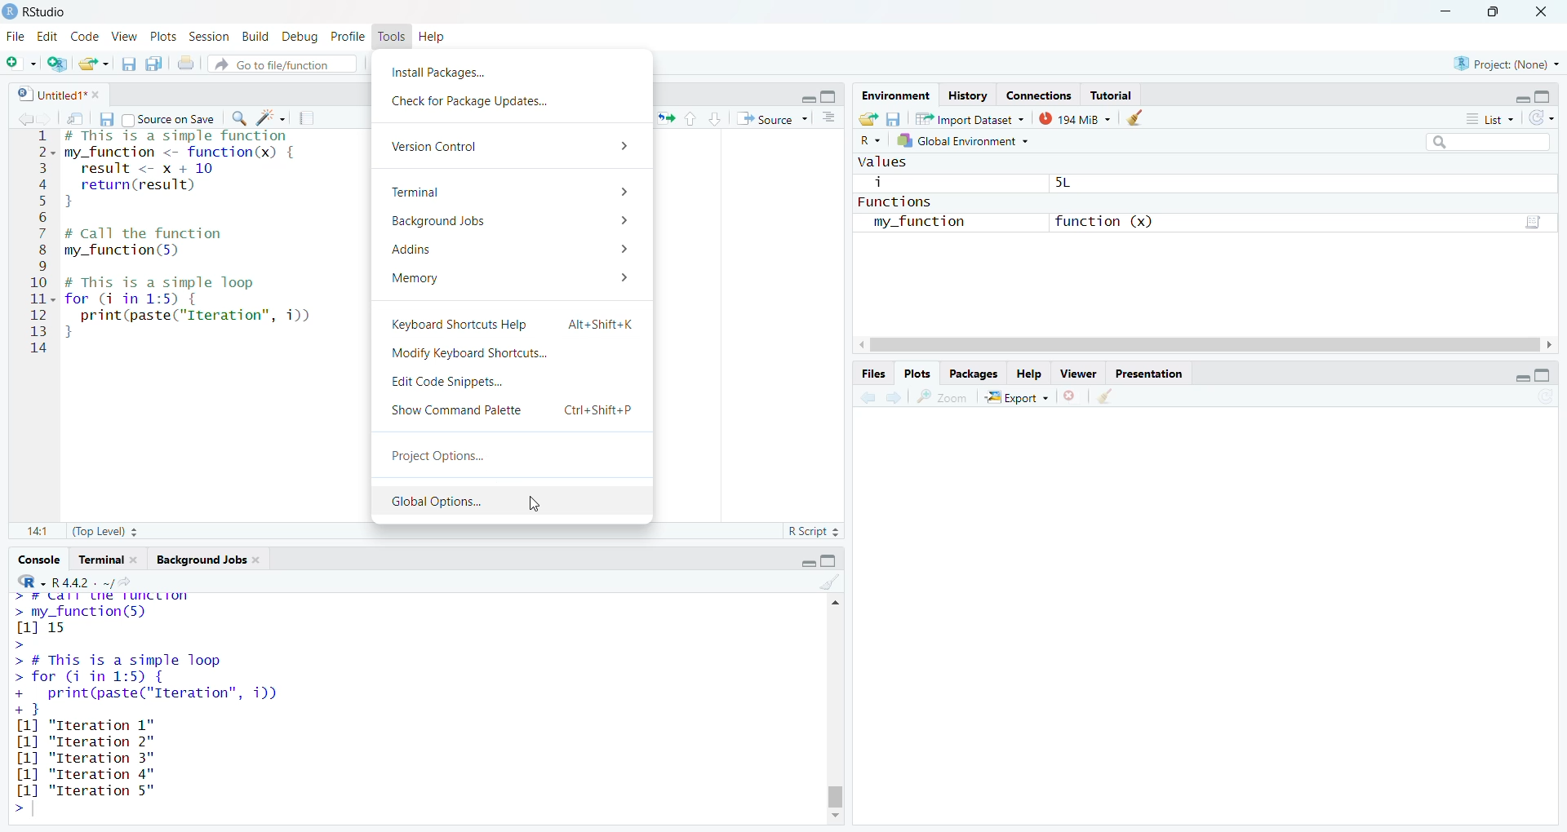  What do you see at coordinates (48, 117) in the screenshot?
I see `go forward to next source location` at bounding box center [48, 117].